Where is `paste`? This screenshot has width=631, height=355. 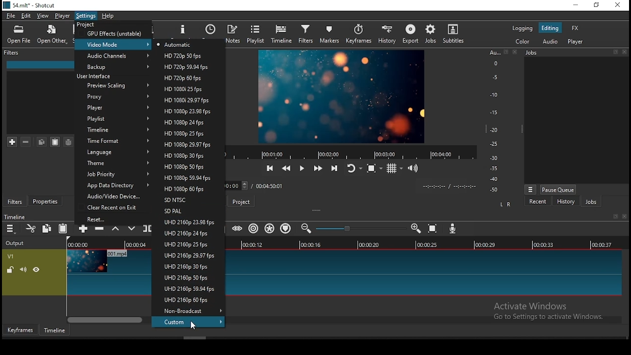 paste is located at coordinates (65, 228).